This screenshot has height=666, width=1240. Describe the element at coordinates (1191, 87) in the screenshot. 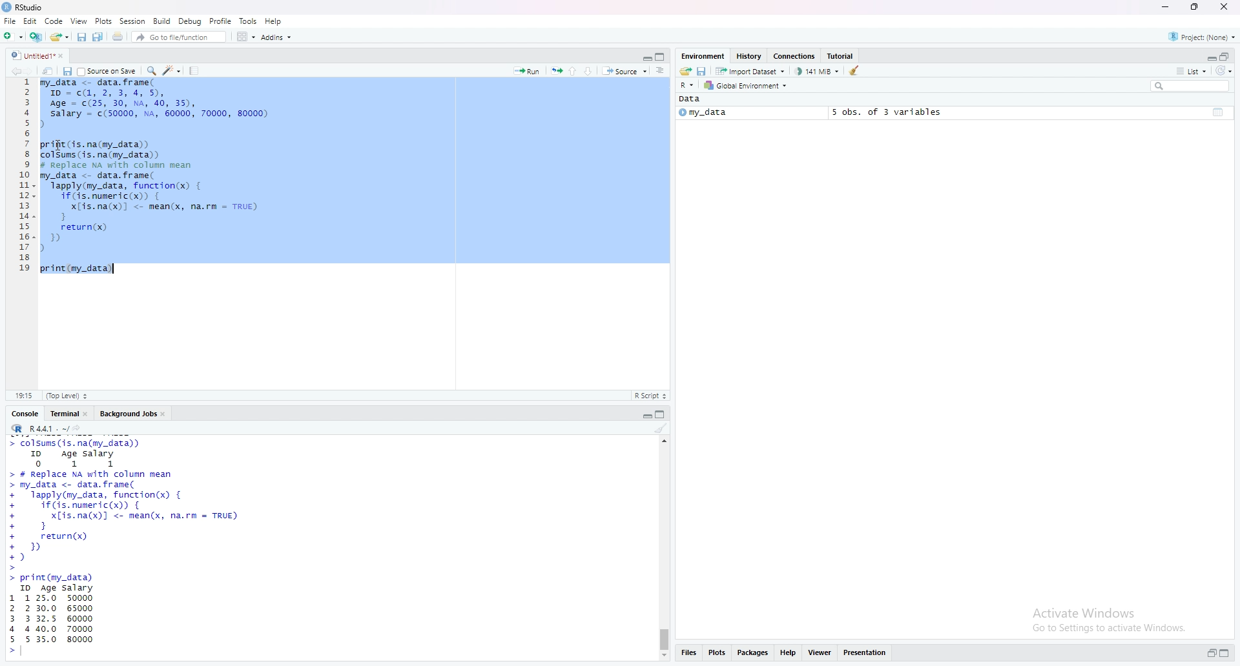

I see `search ` at that location.